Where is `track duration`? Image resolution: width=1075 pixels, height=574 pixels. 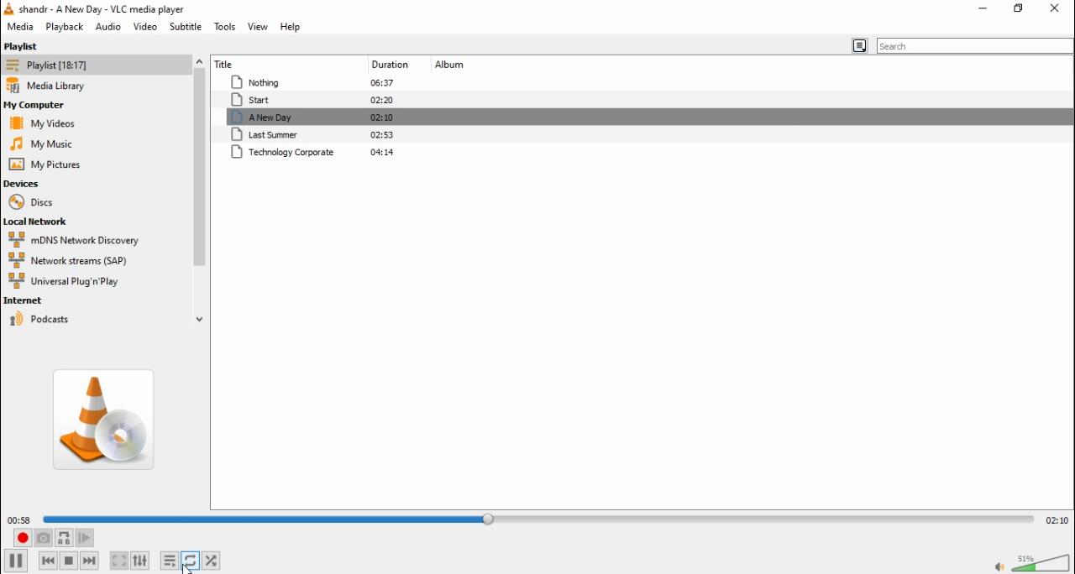
track duration is located at coordinates (386, 65).